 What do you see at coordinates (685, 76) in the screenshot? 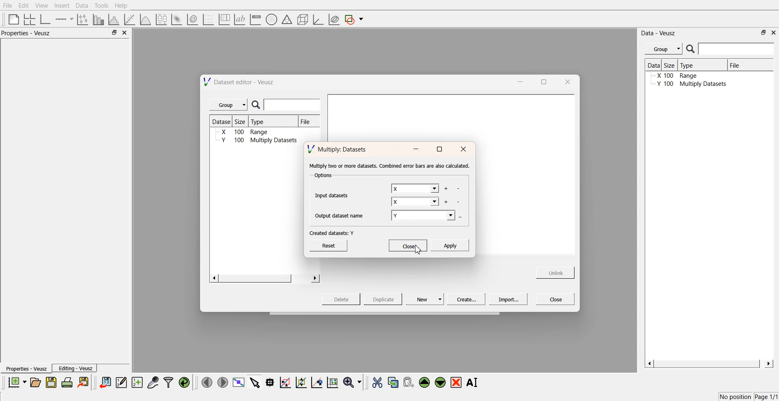
I see `X 100 Range` at bounding box center [685, 76].